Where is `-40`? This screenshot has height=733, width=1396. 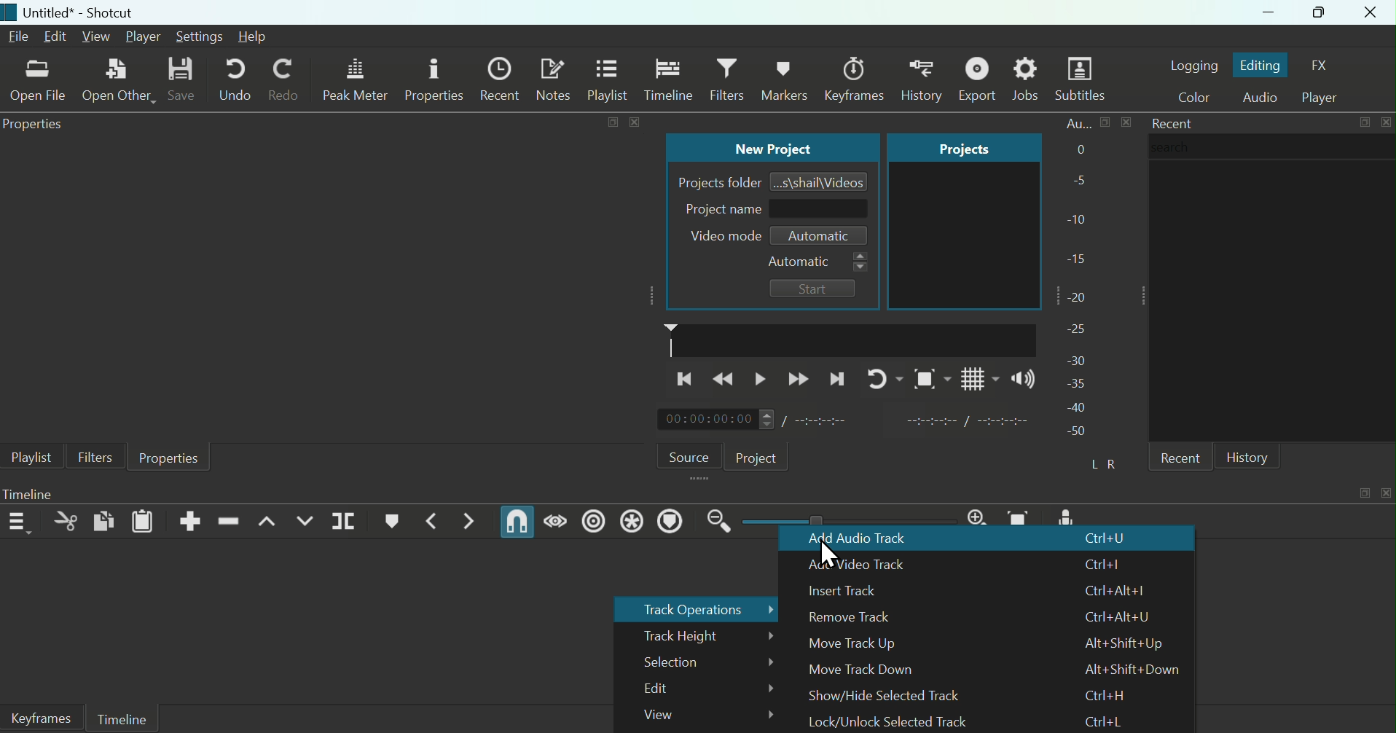 -40 is located at coordinates (1078, 407).